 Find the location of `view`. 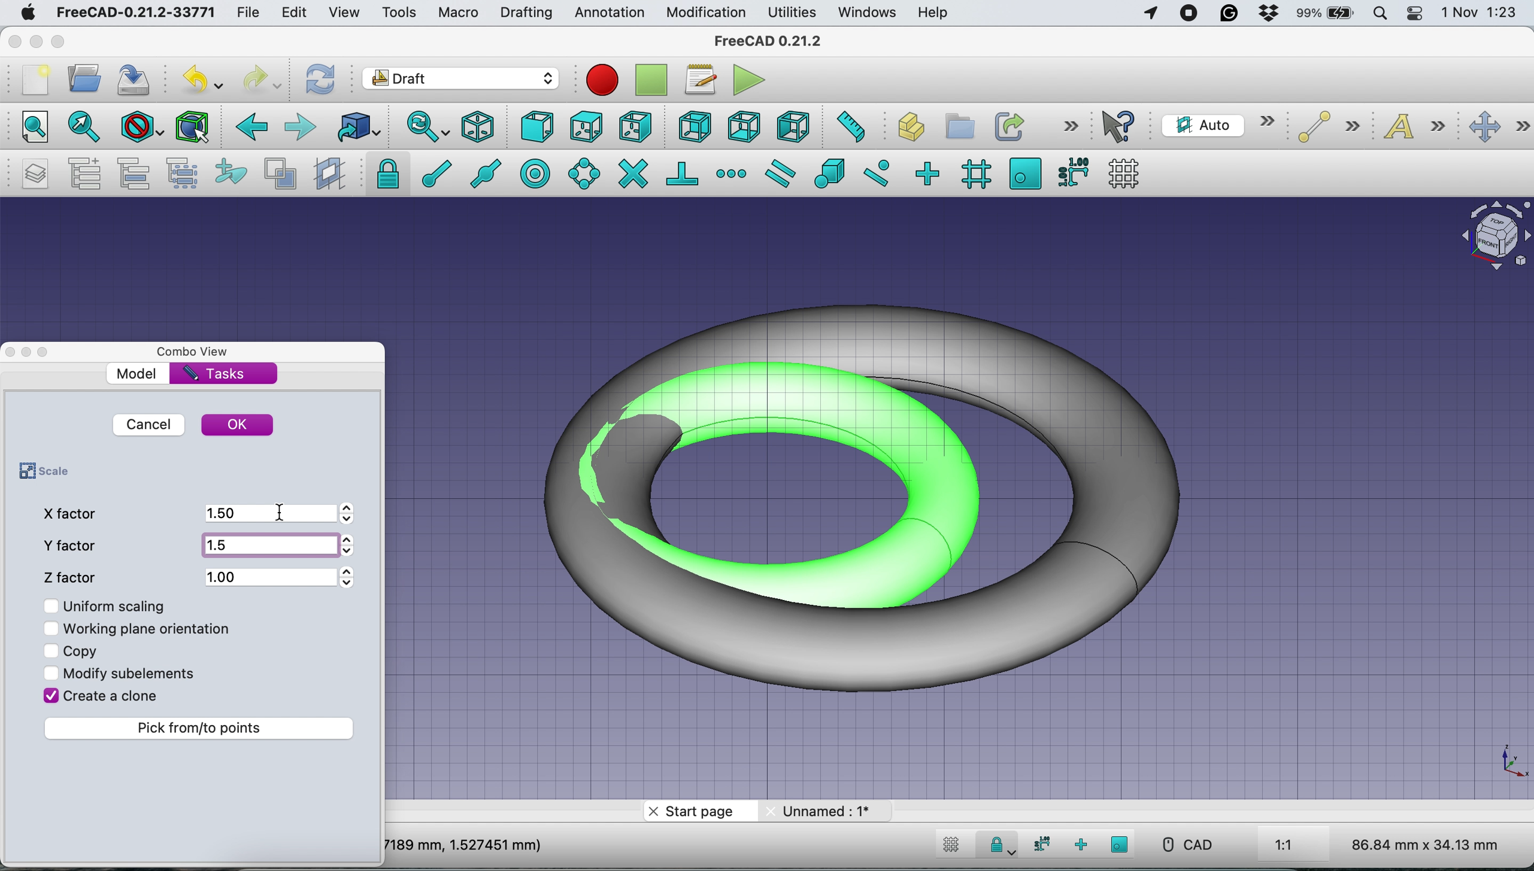

view is located at coordinates (344, 14).